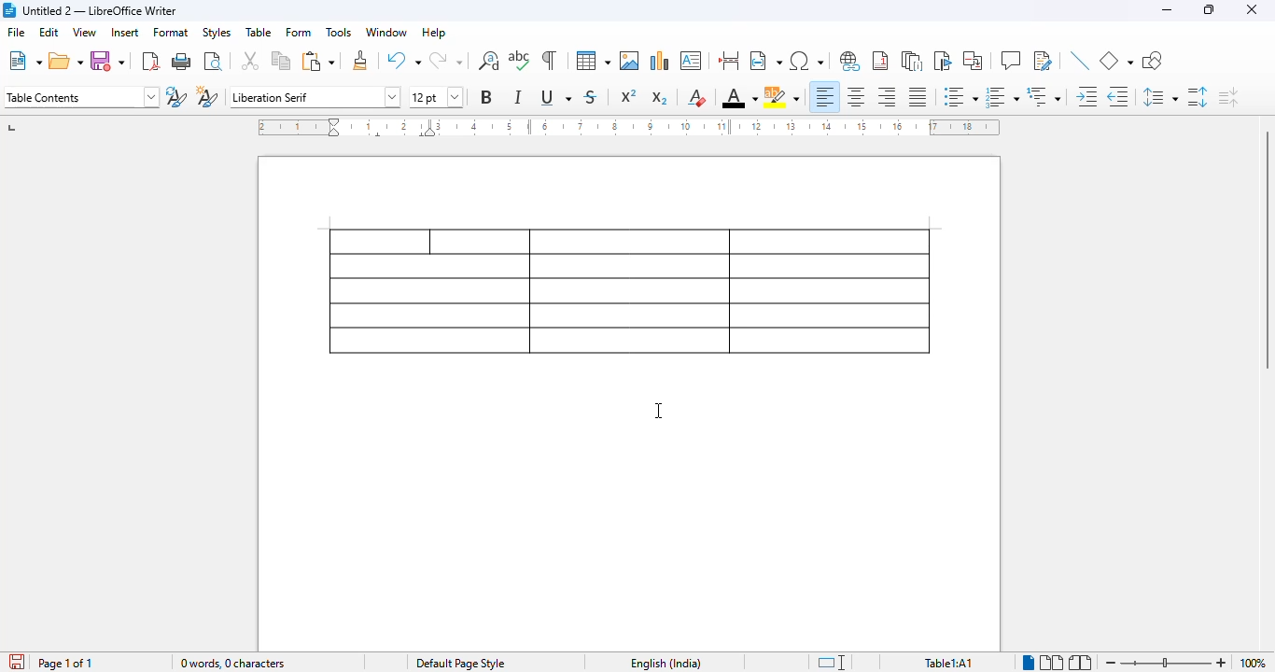 The width and height of the screenshot is (1275, 672). Describe the element at coordinates (591, 97) in the screenshot. I see `strikethrough` at that location.